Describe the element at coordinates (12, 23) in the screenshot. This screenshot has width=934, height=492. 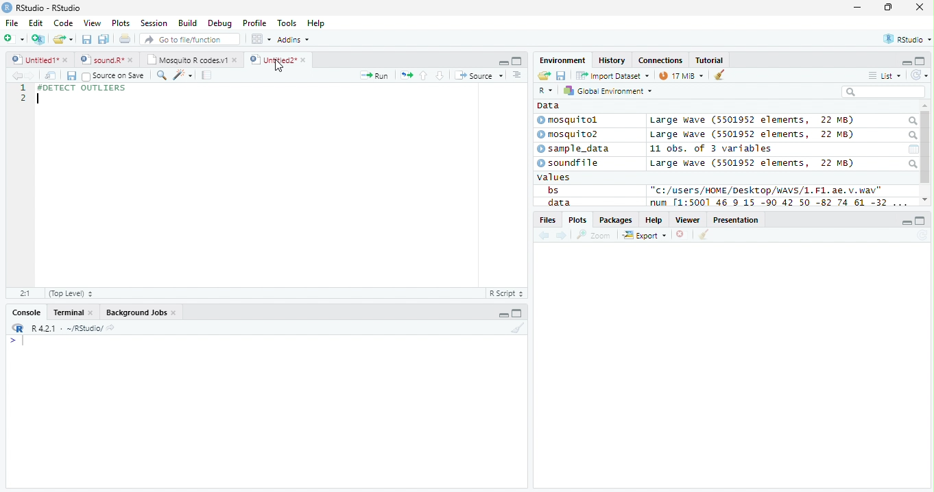
I see `File` at that location.